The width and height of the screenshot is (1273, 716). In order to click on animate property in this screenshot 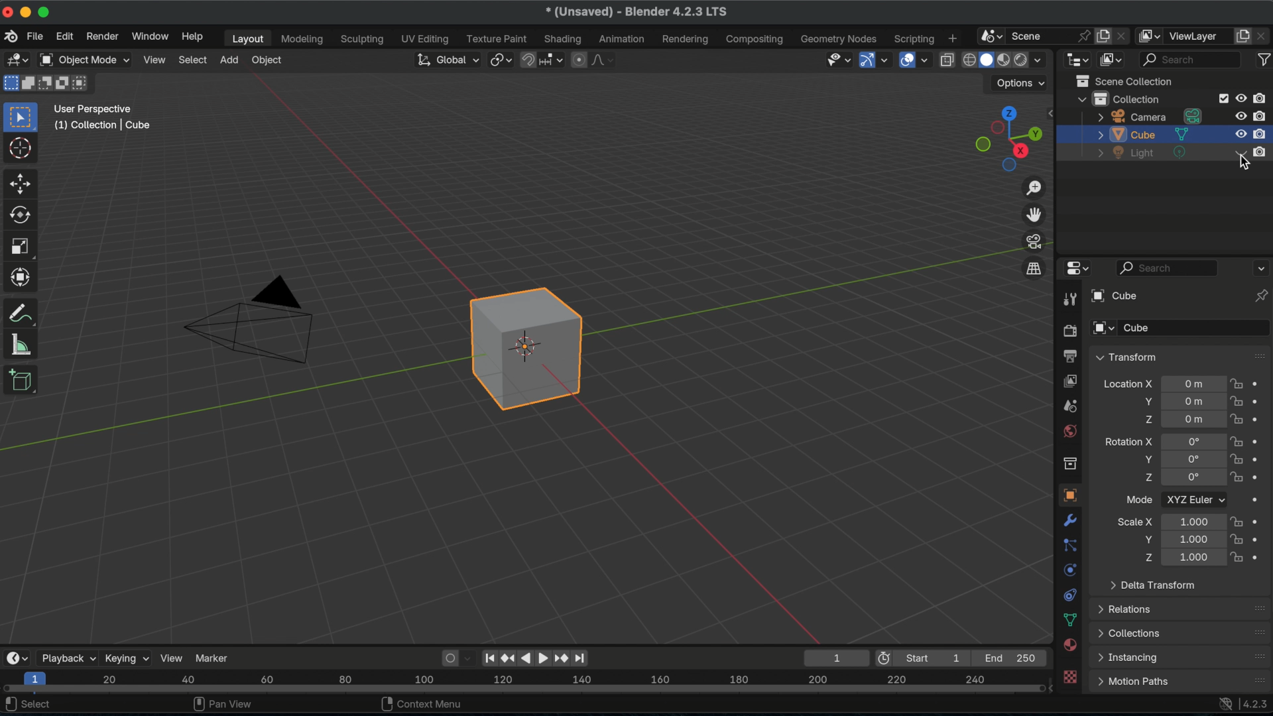, I will do `click(1260, 475)`.